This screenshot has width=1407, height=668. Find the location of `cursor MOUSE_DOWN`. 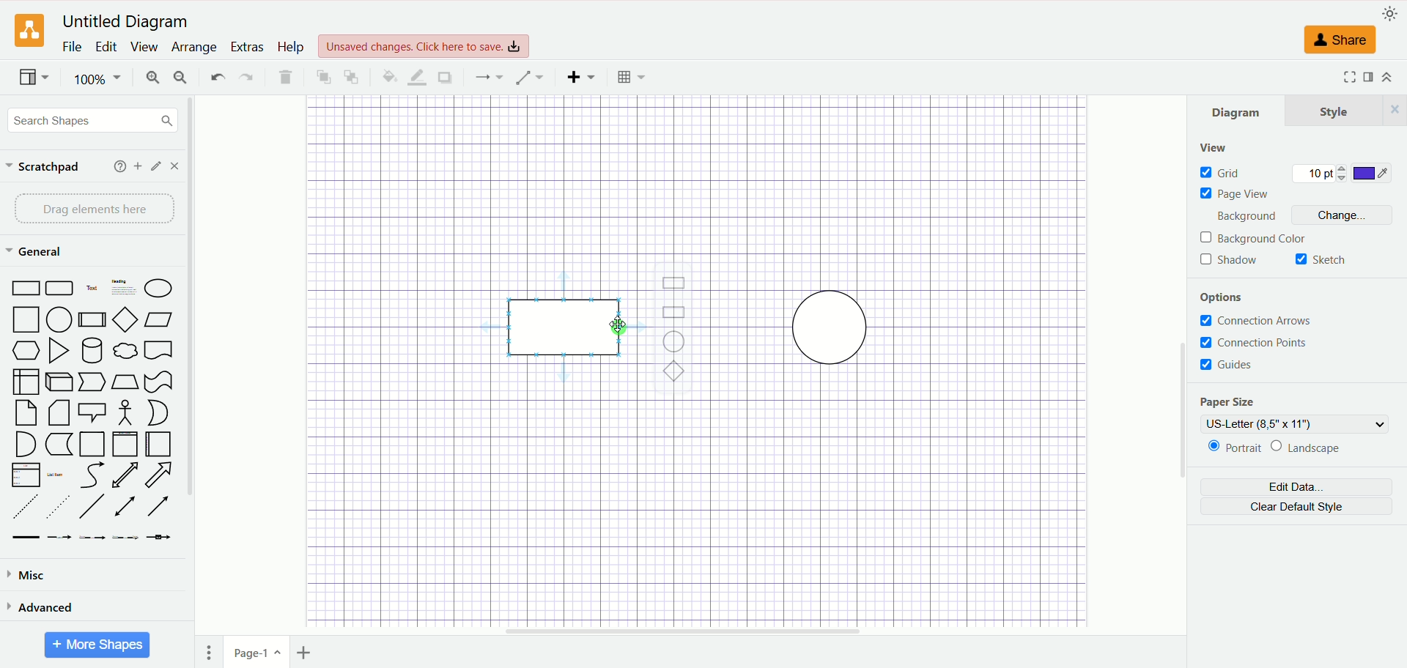

cursor MOUSE_DOWN is located at coordinates (619, 325).